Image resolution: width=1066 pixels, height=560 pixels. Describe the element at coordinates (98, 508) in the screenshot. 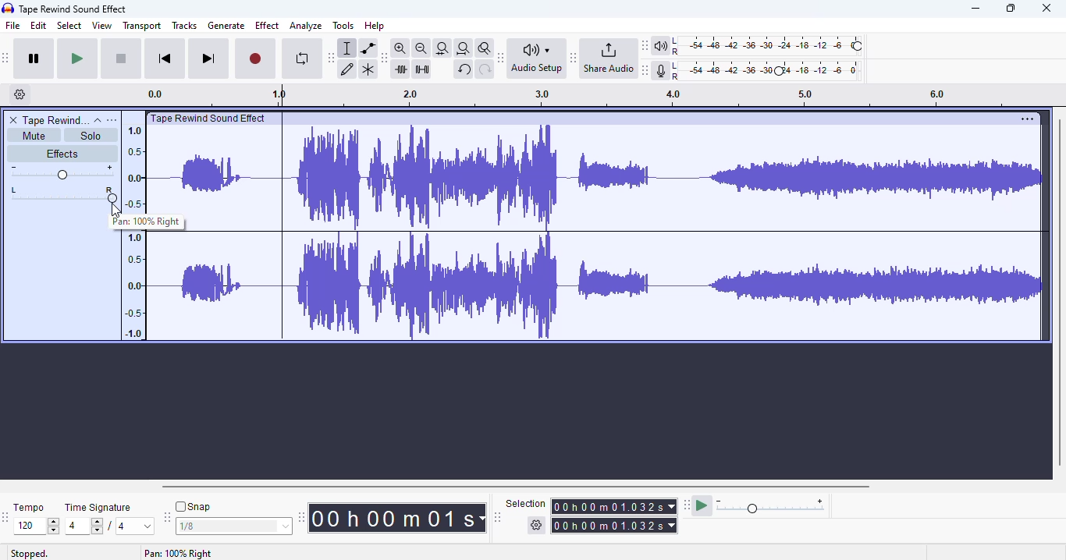

I see `time signature` at that location.